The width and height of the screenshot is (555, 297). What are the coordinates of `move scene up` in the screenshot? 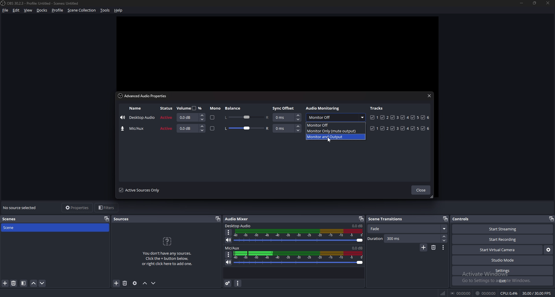 It's located at (34, 283).